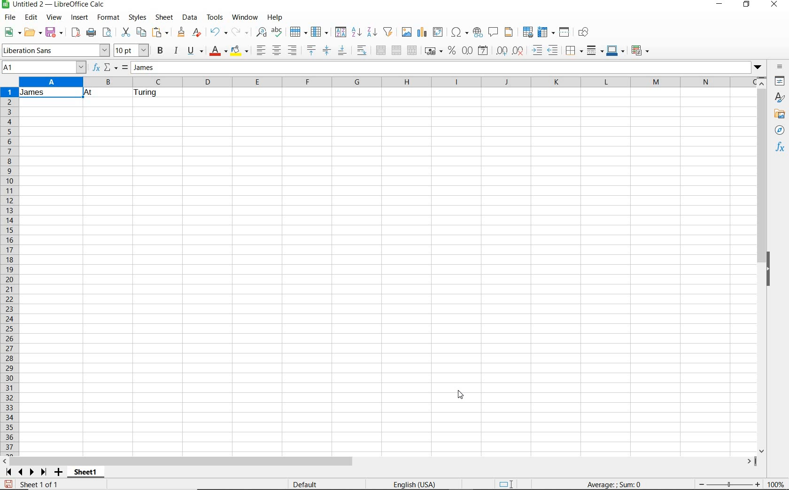 The image size is (789, 490). Describe the element at coordinates (299, 31) in the screenshot. I see `row` at that location.